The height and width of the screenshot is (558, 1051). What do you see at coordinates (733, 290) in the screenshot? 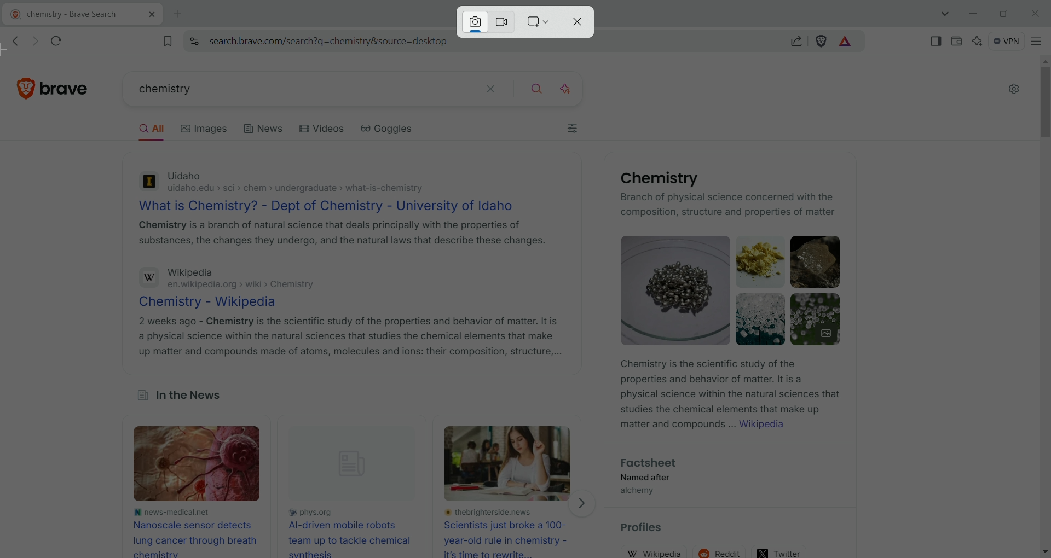
I see `Chemical compounds` at bounding box center [733, 290].